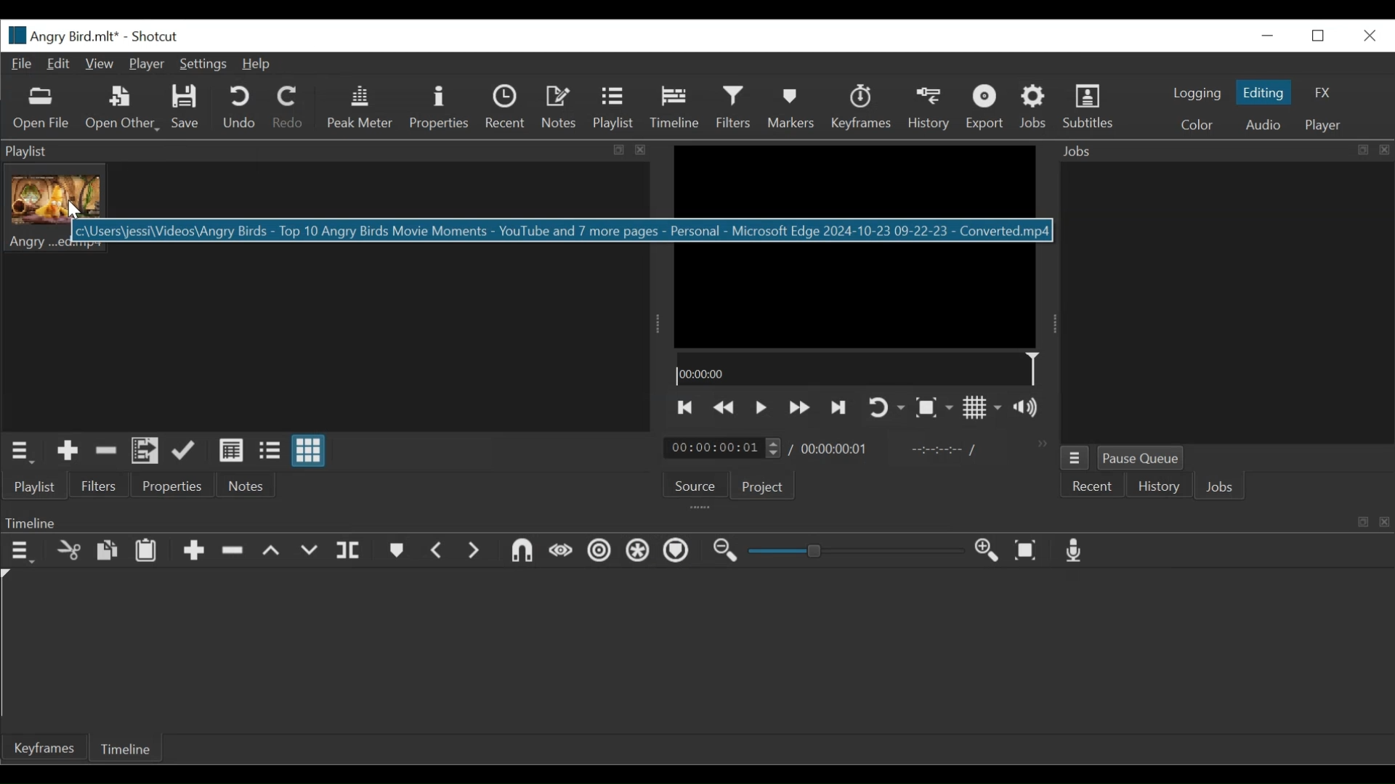 The width and height of the screenshot is (1395, 784). What do you see at coordinates (1075, 552) in the screenshot?
I see `Record audio` at bounding box center [1075, 552].